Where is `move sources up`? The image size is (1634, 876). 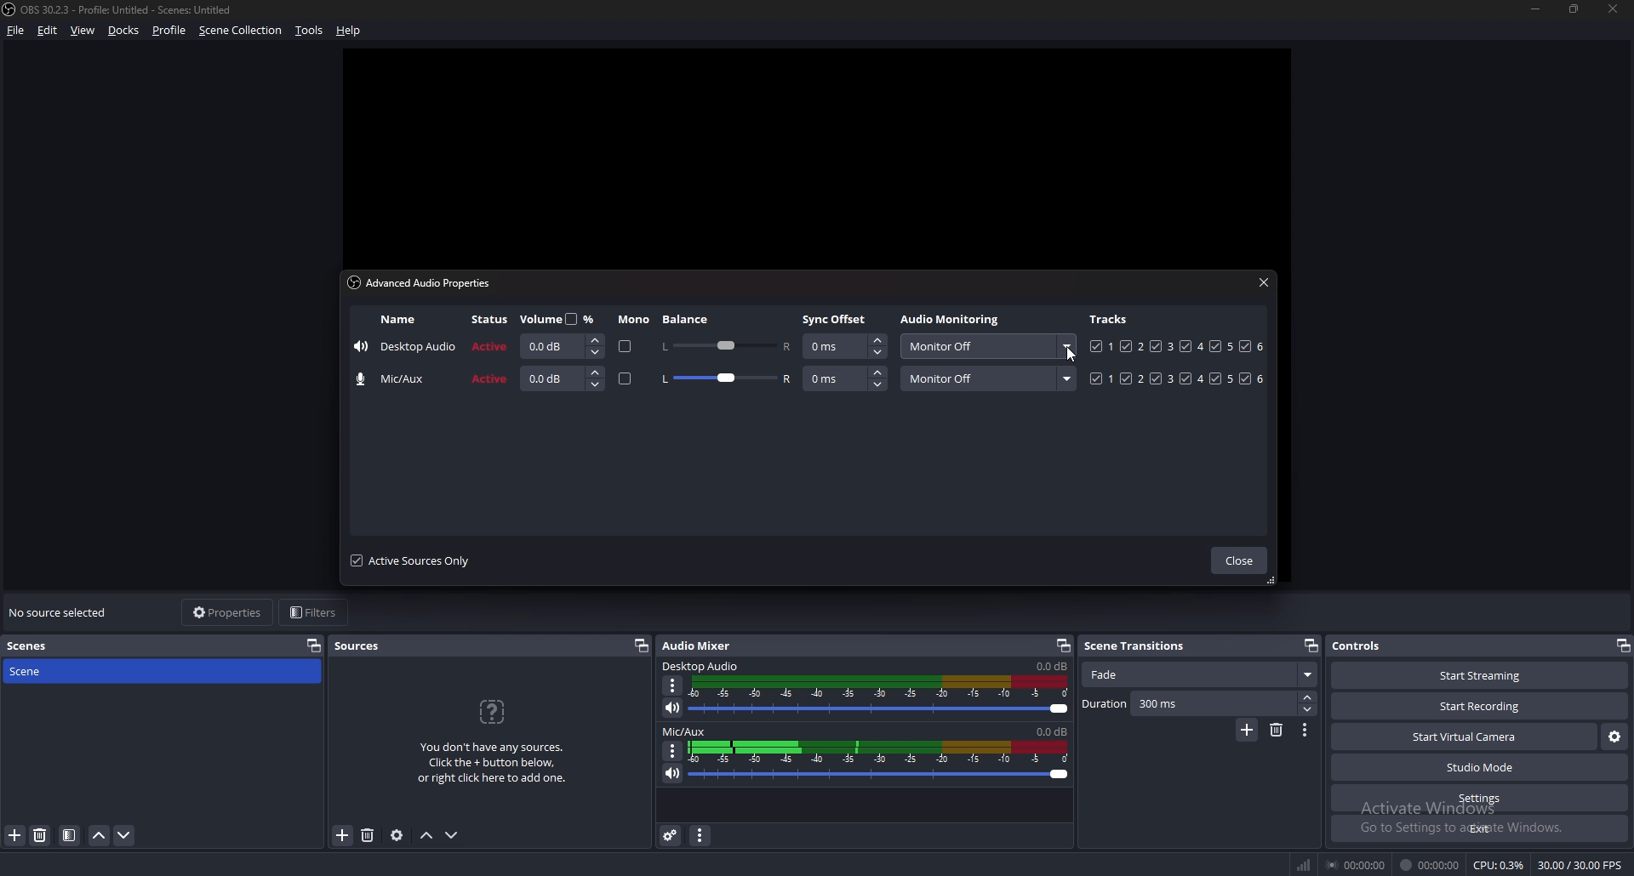 move sources up is located at coordinates (427, 835).